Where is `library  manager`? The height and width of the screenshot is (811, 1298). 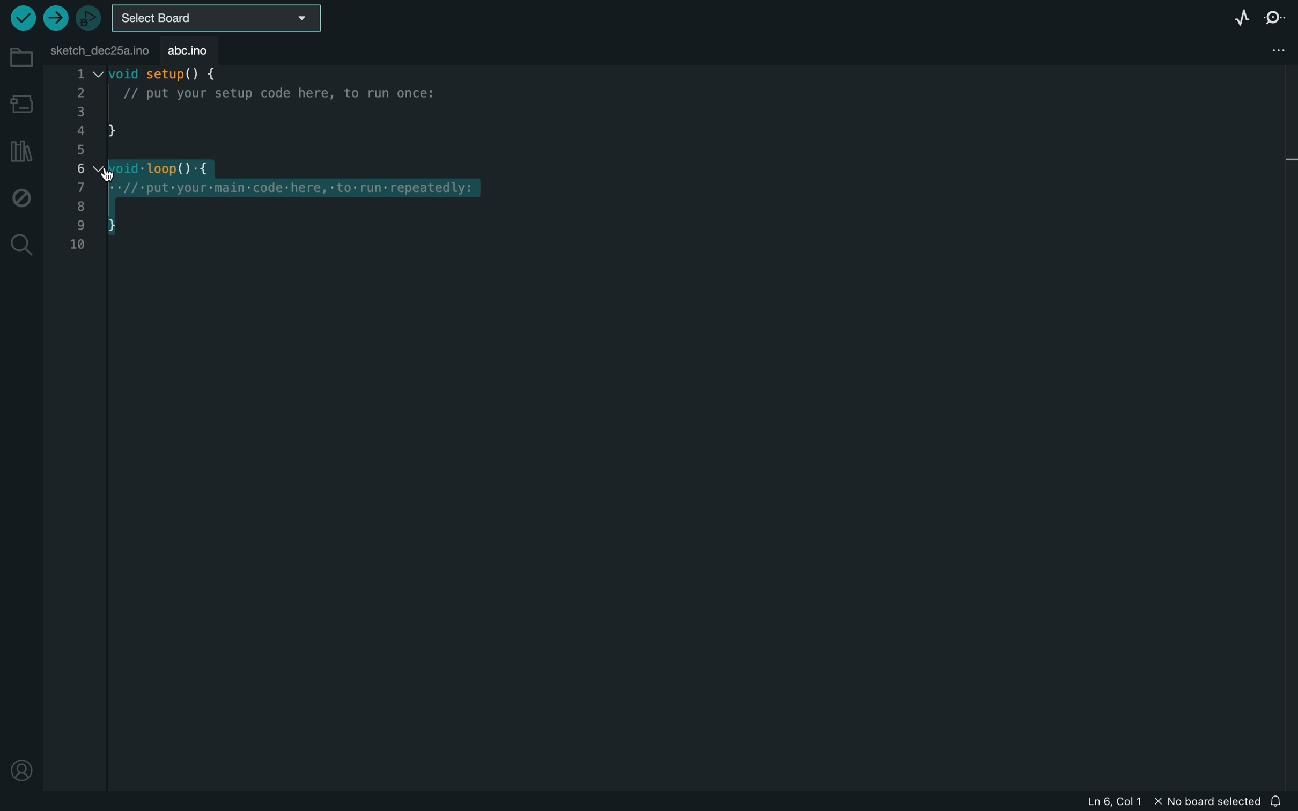 library  manager is located at coordinates (21, 148).